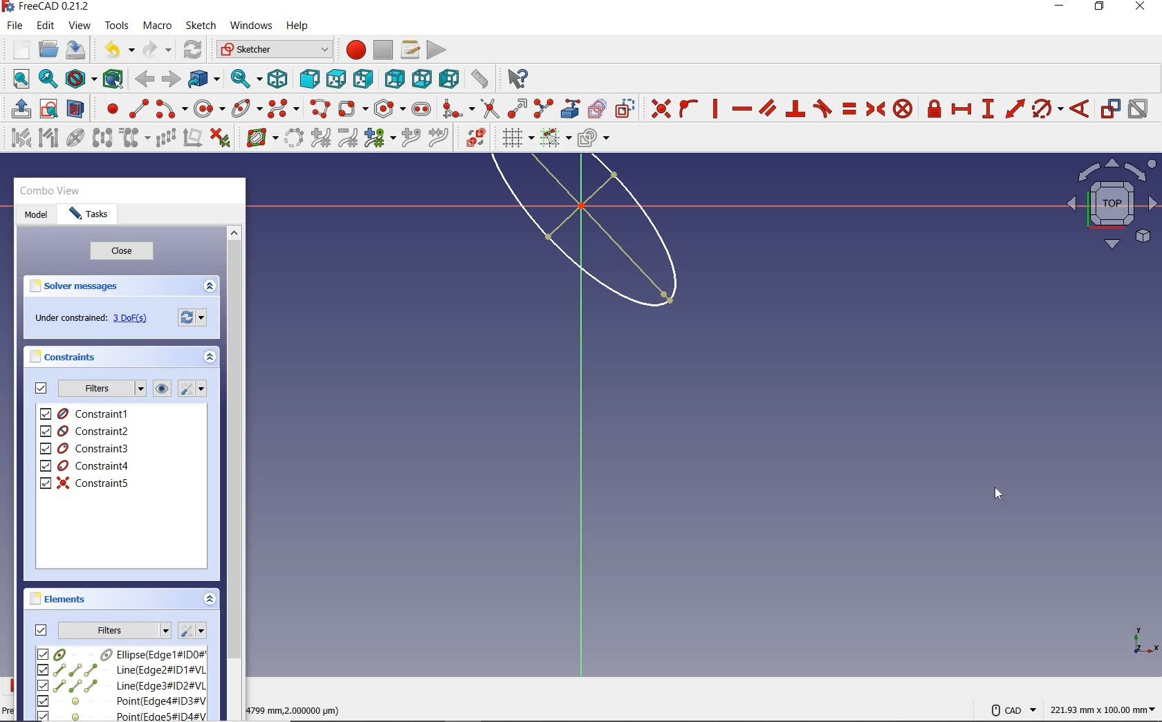  What do you see at coordinates (1059, 6) in the screenshot?
I see `minimize` at bounding box center [1059, 6].